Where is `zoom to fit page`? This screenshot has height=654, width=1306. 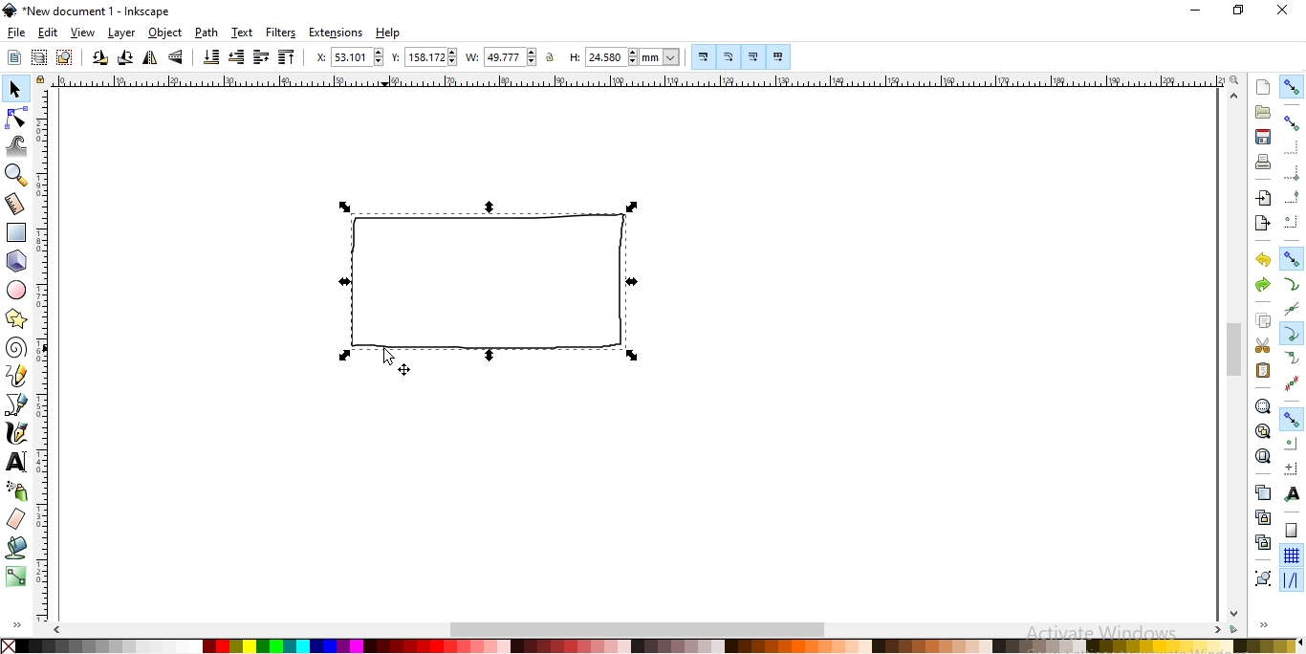
zoom to fit page is located at coordinates (1264, 456).